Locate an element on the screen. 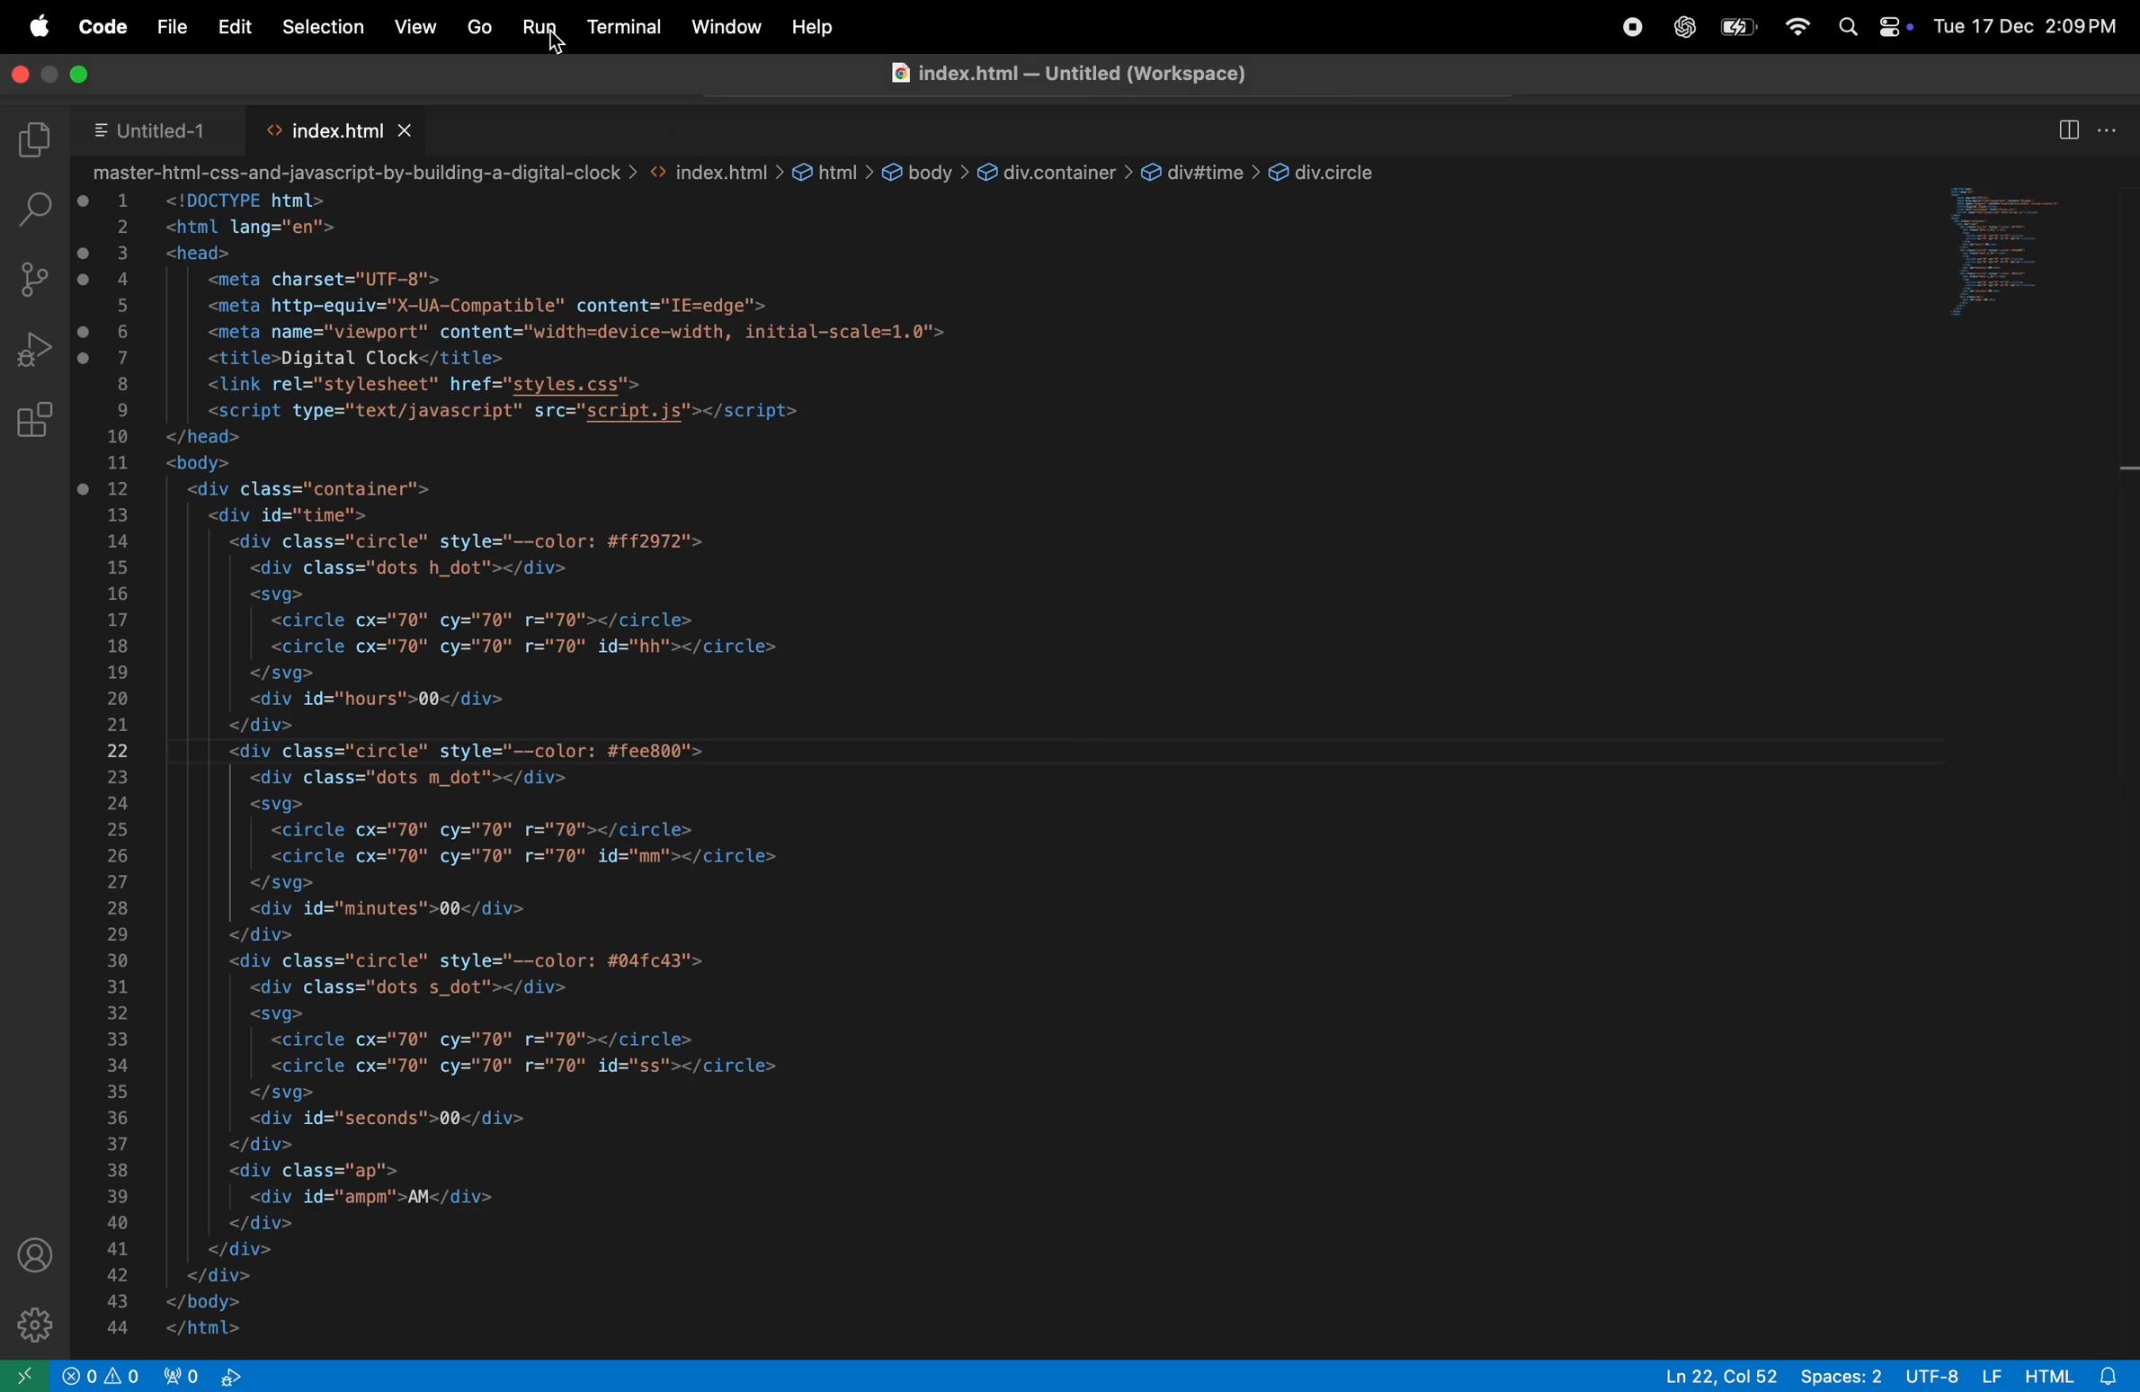 The width and height of the screenshot is (2140, 1392). line numbers is located at coordinates (120, 764).